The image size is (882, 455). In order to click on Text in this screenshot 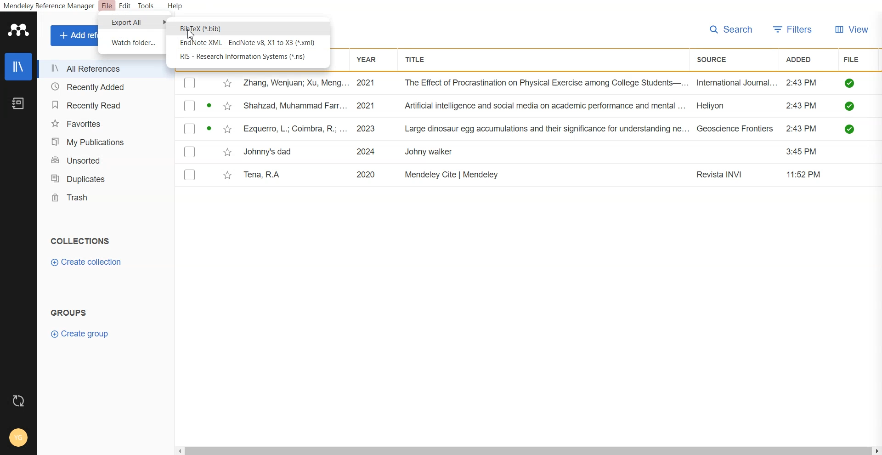, I will do `click(79, 240)`.